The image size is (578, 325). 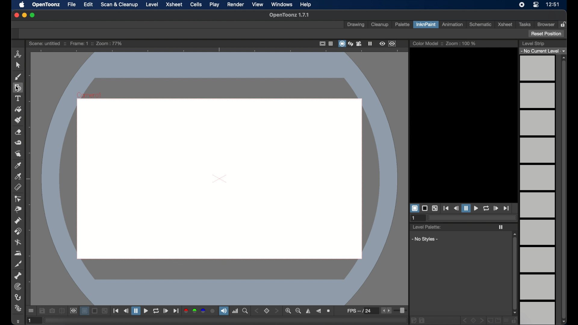 What do you see at coordinates (224, 311) in the screenshot?
I see `volume` at bounding box center [224, 311].